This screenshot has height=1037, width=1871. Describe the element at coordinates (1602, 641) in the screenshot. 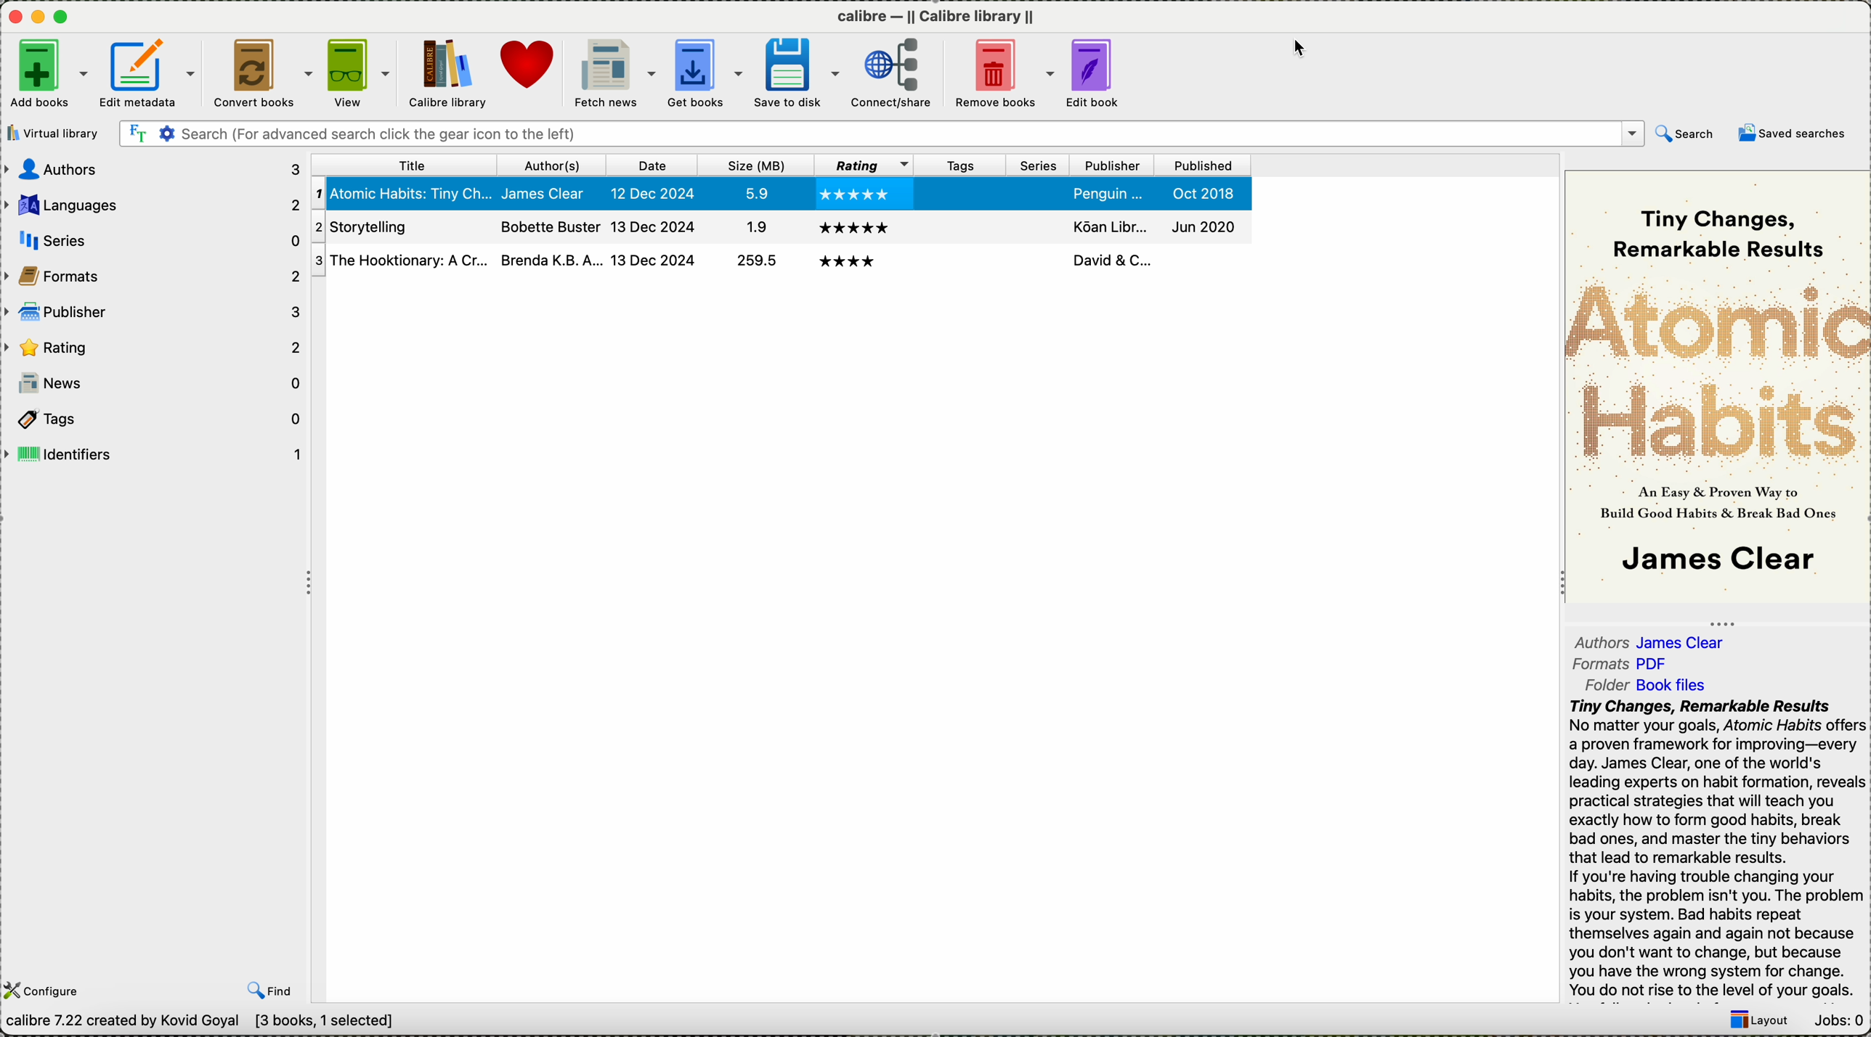

I see `Authors` at that location.